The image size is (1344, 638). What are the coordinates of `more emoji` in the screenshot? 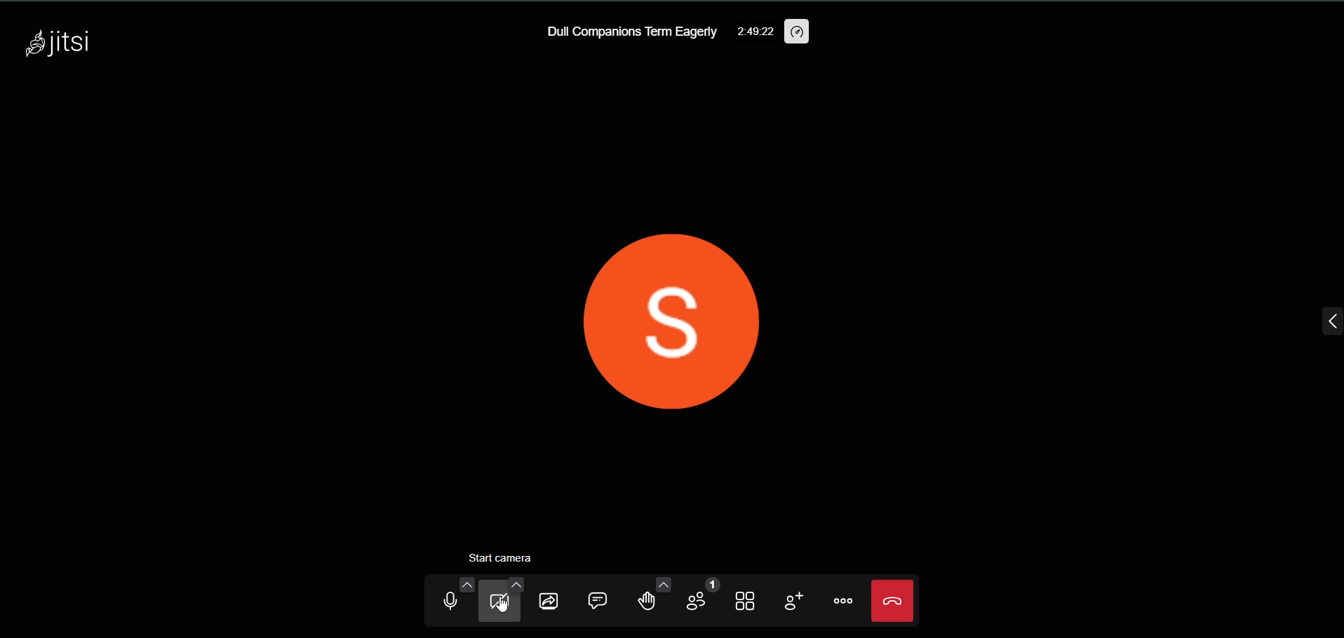 It's located at (663, 583).